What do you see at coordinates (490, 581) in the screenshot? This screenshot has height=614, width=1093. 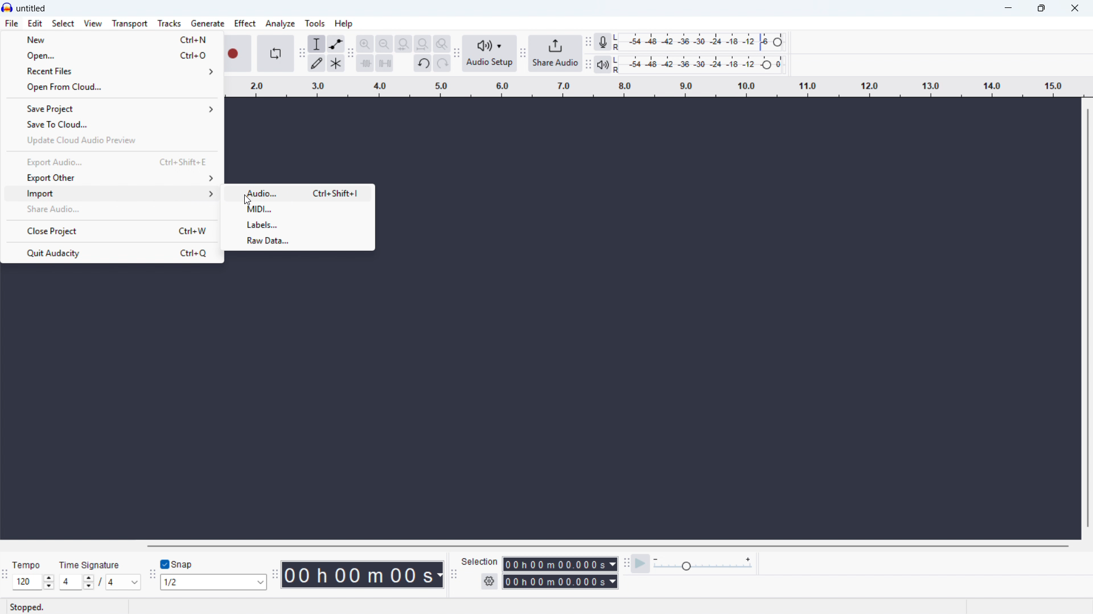 I see `Selection settings ` at bounding box center [490, 581].